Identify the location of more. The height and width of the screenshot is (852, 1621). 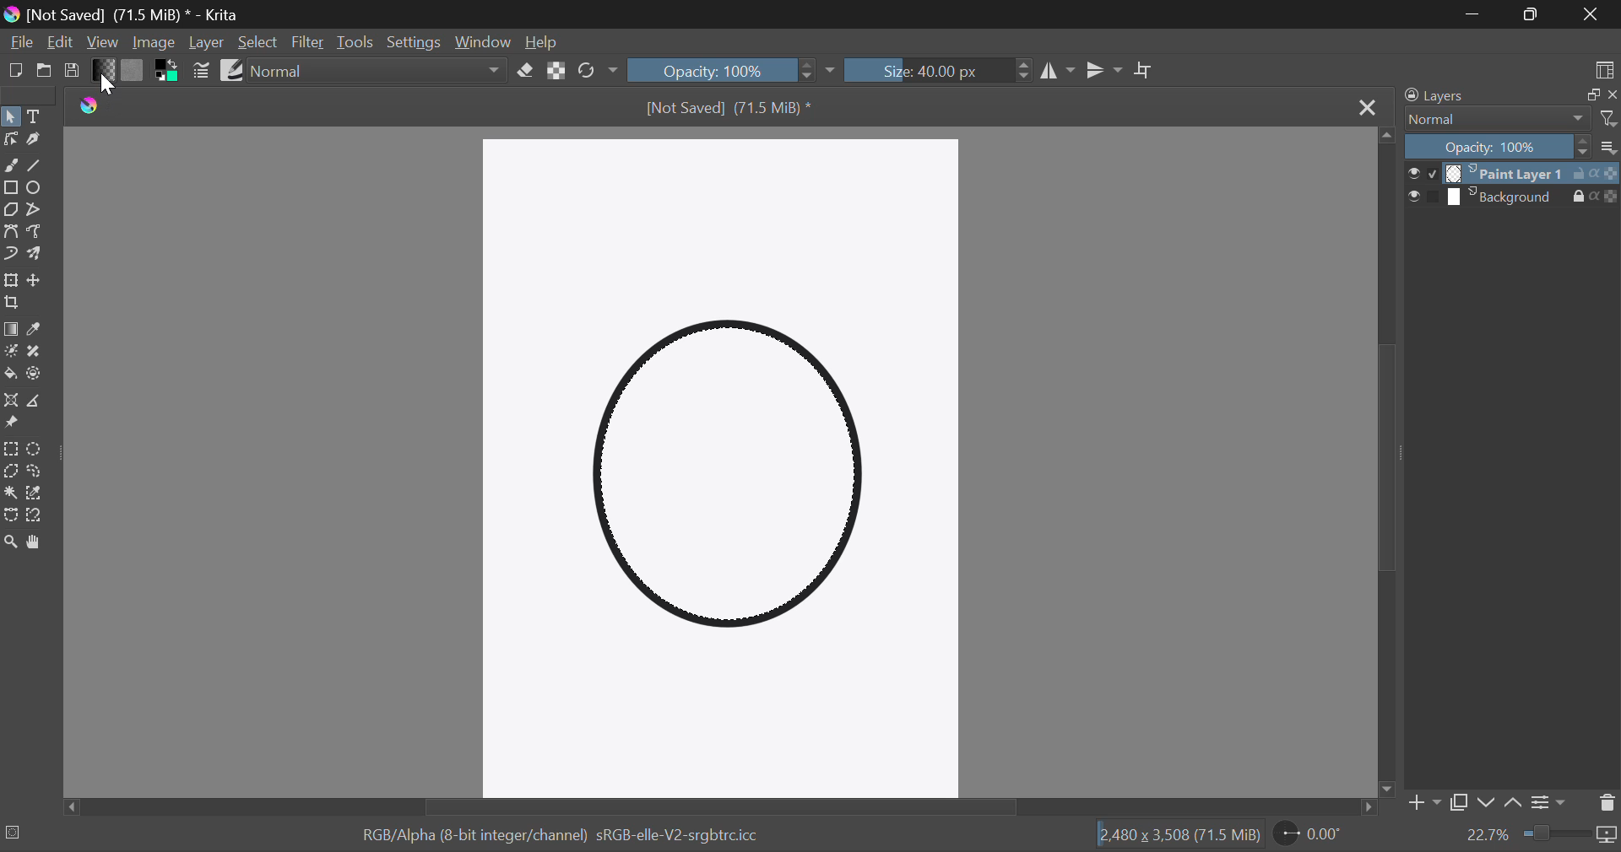
(1608, 148).